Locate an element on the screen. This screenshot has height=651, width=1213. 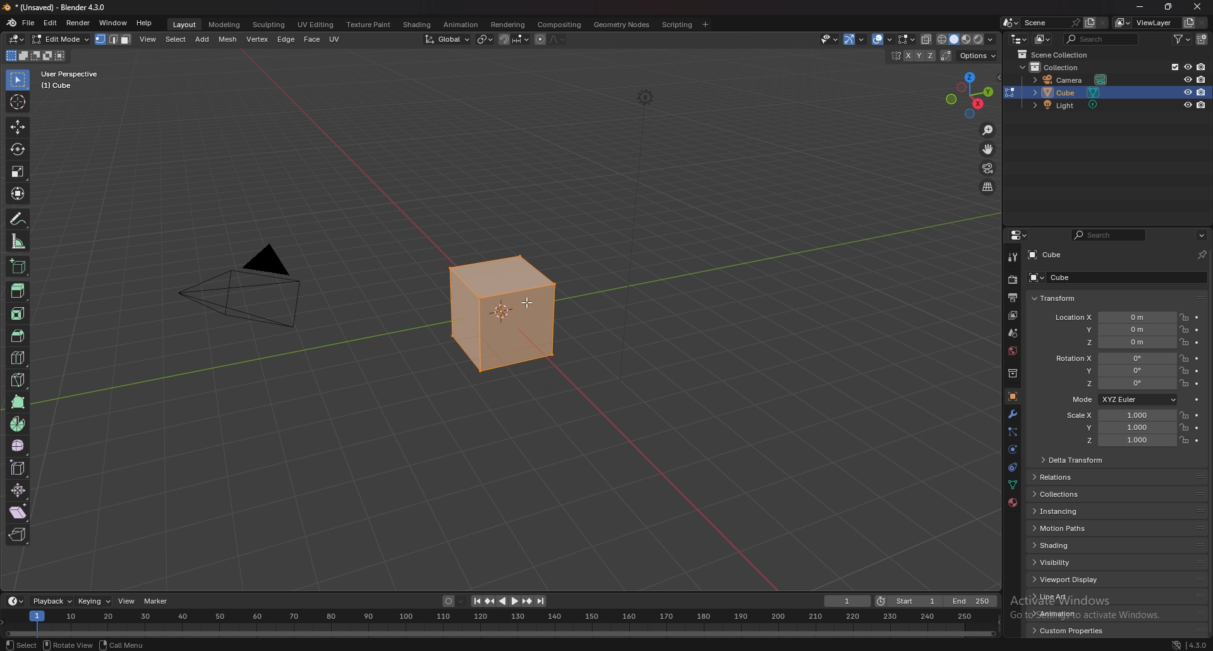
toggle xray is located at coordinates (926, 40).